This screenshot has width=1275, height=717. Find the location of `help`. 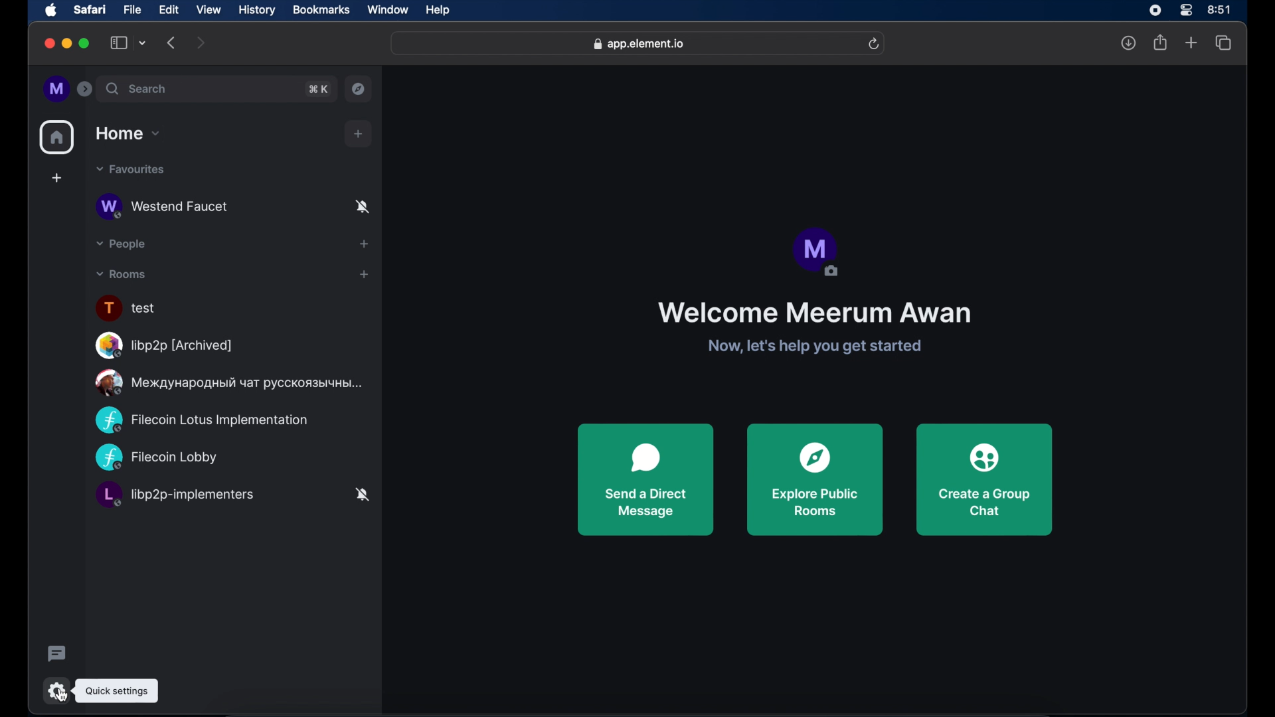

help is located at coordinates (438, 11).